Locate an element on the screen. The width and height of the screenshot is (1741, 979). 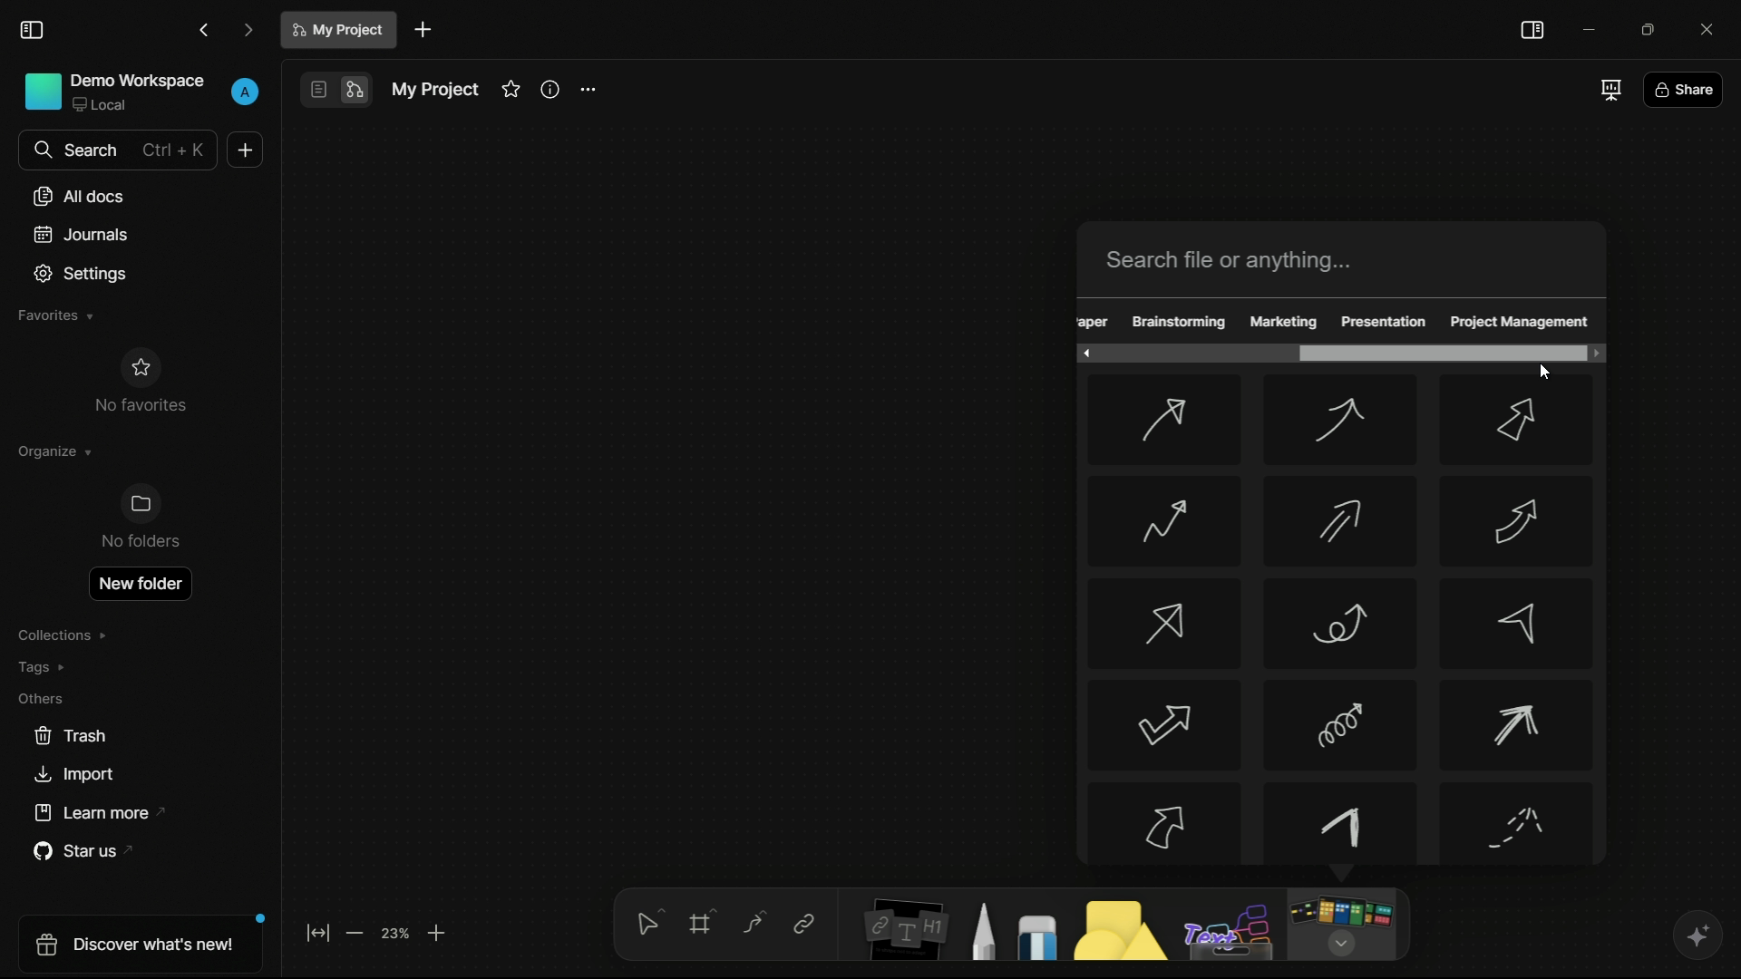
close app is located at coordinates (1712, 29).